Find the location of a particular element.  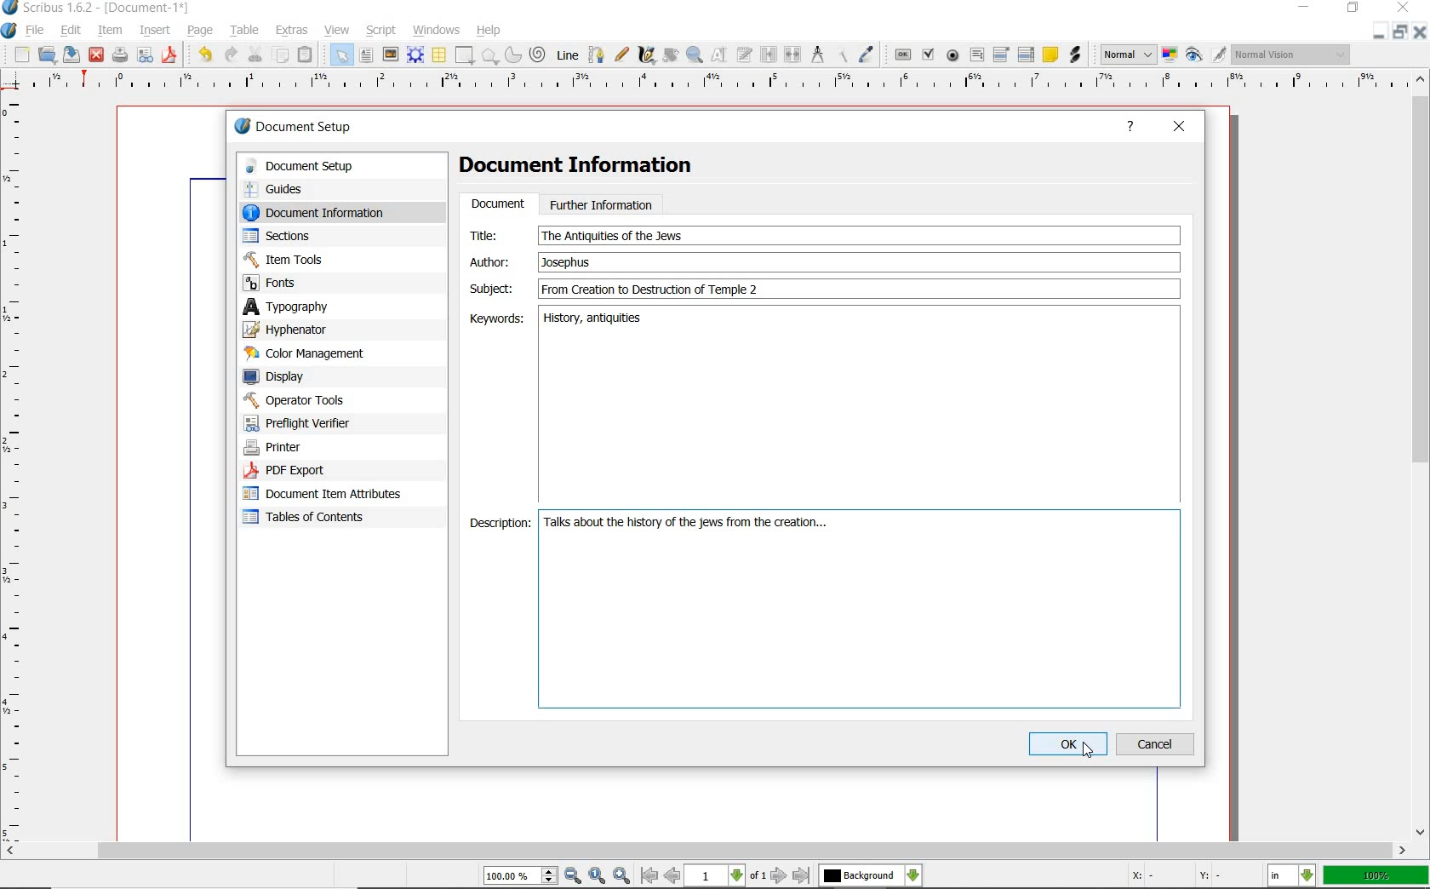

document information is located at coordinates (330, 212).